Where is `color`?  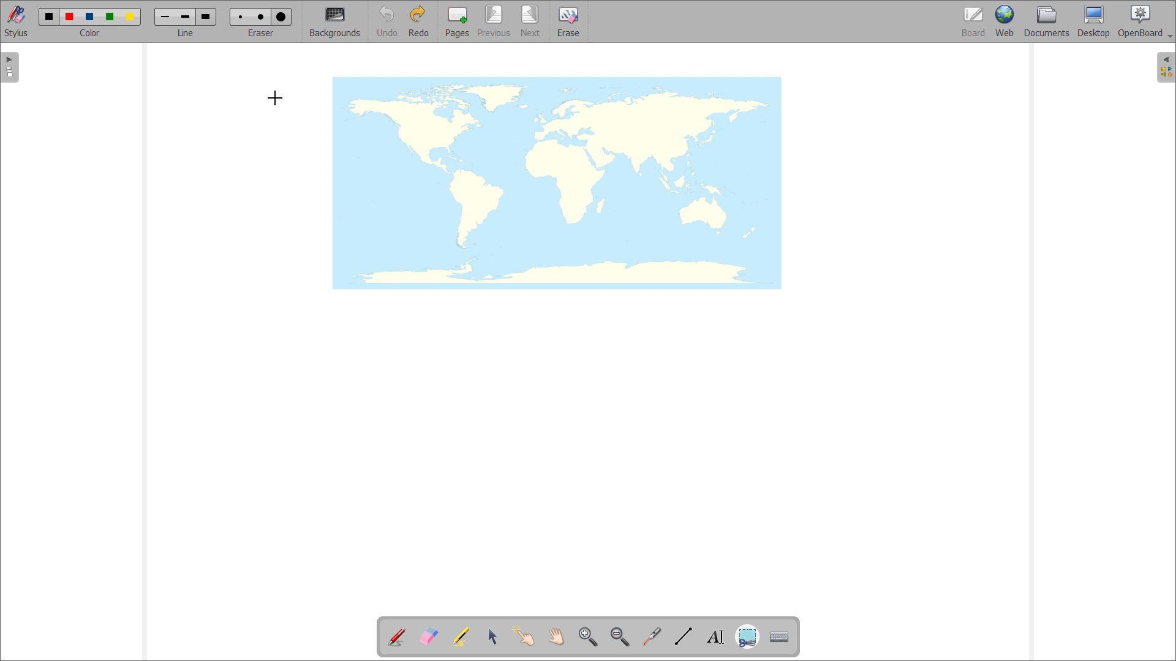
color is located at coordinates (89, 33).